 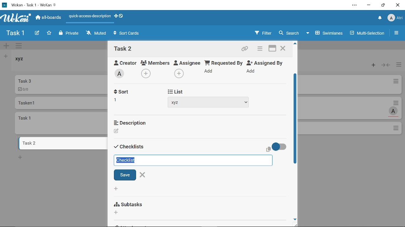 What do you see at coordinates (399, 65) in the screenshot?
I see `Manage card actions` at bounding box center [399, 65].